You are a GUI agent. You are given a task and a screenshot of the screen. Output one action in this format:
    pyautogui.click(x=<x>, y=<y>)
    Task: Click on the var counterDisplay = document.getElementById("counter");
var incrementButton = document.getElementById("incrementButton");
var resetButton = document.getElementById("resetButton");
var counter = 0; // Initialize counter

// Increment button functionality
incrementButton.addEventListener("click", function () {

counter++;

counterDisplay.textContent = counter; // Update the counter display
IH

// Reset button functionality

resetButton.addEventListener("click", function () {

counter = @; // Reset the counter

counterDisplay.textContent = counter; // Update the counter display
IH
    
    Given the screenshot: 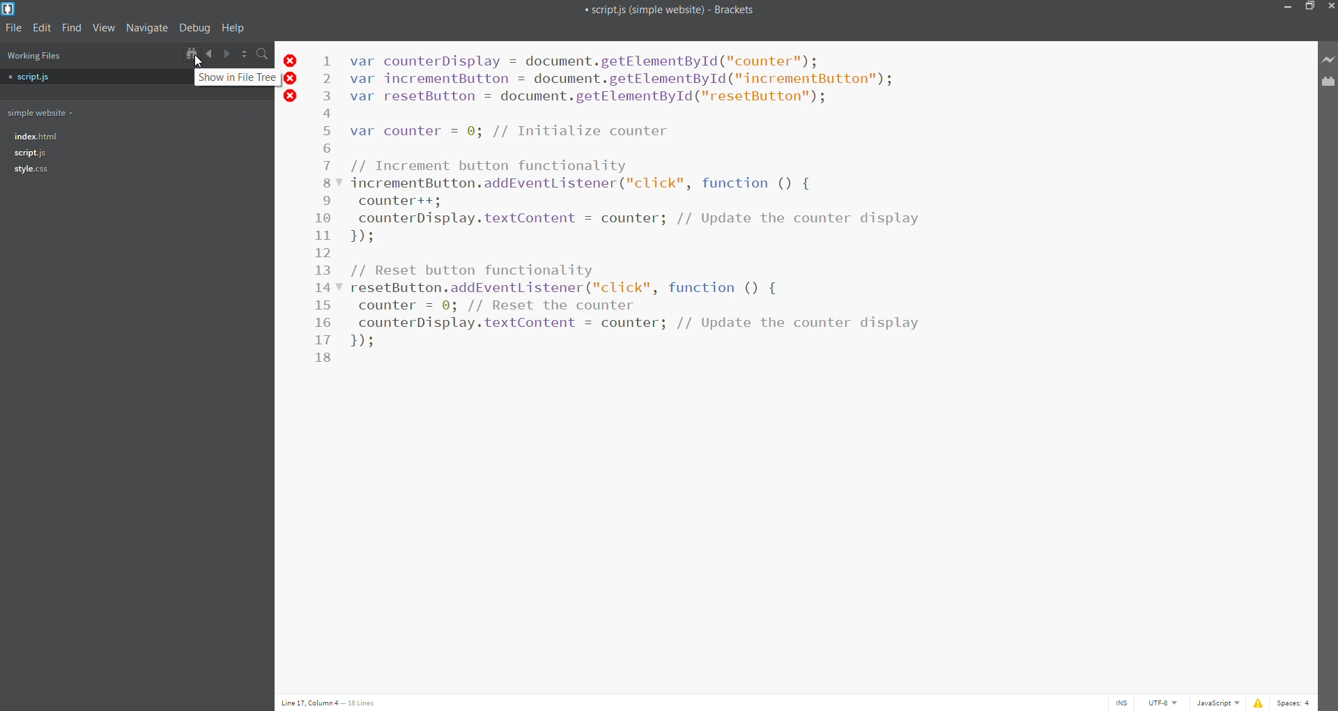 What is the action you would take?
    pyautogui.click(x=645, y=206)
    